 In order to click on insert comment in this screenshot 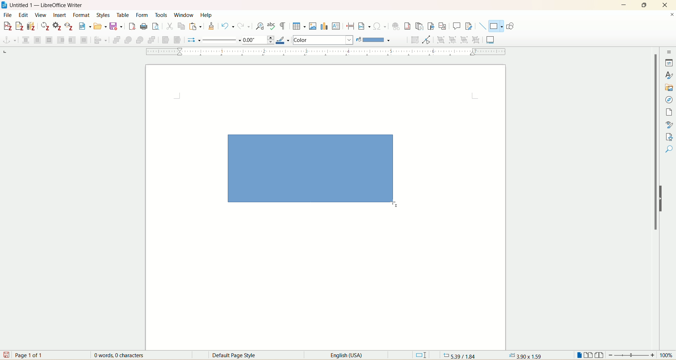, I will do `click(458, 26)`.